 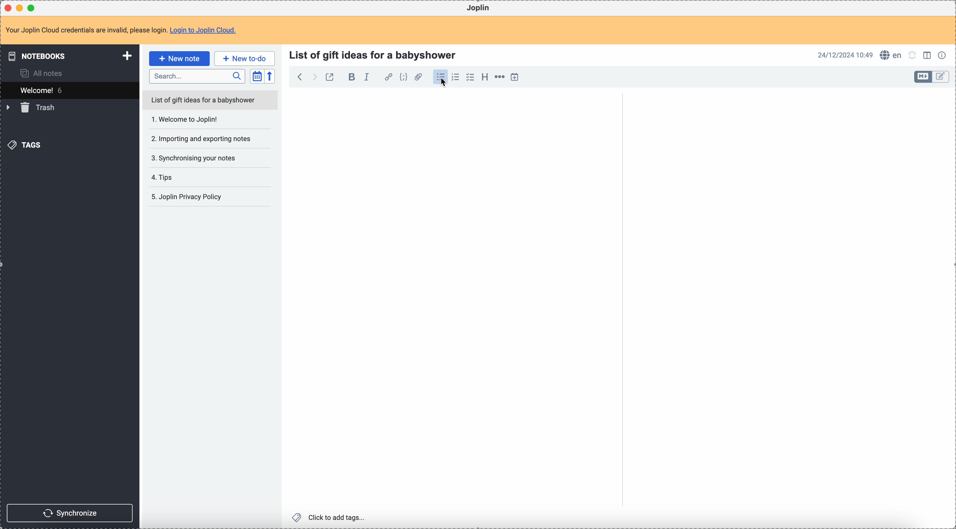 I want to click on toggle edit layout, so click(x=929, y=56).